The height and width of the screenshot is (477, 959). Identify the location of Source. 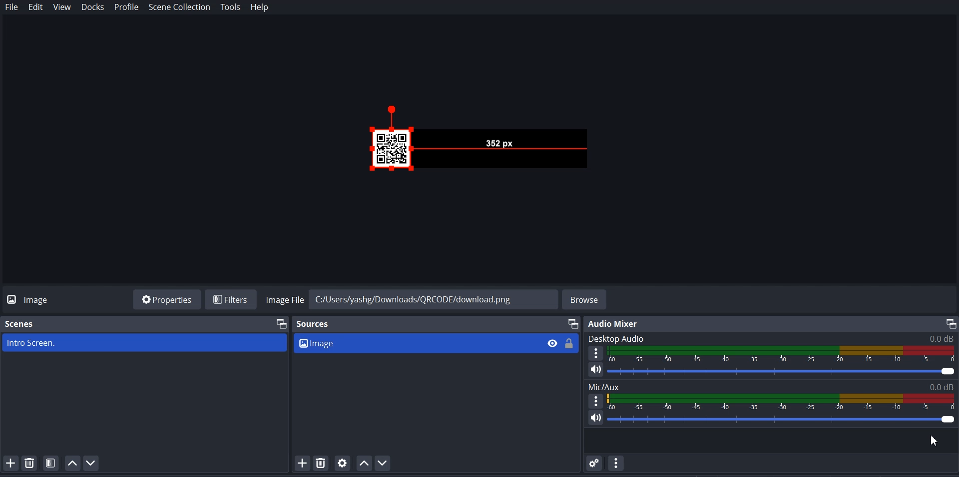
(314, 325).